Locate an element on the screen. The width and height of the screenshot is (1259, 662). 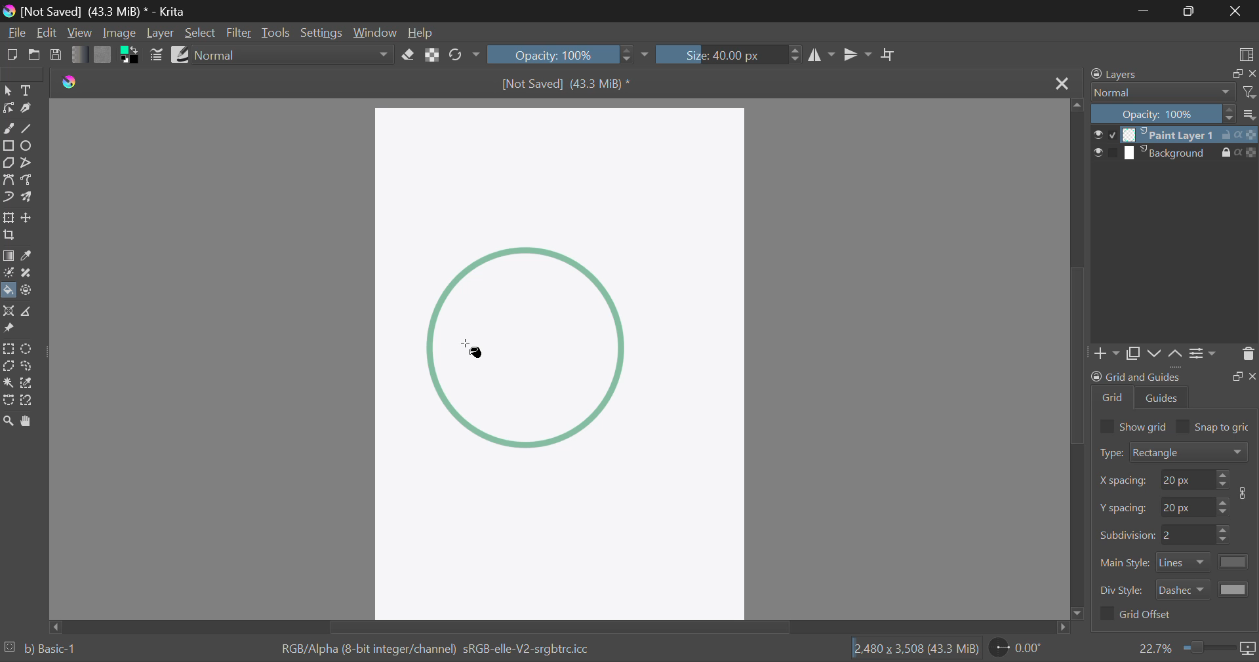
Tools is located at coordinates (276, 32).